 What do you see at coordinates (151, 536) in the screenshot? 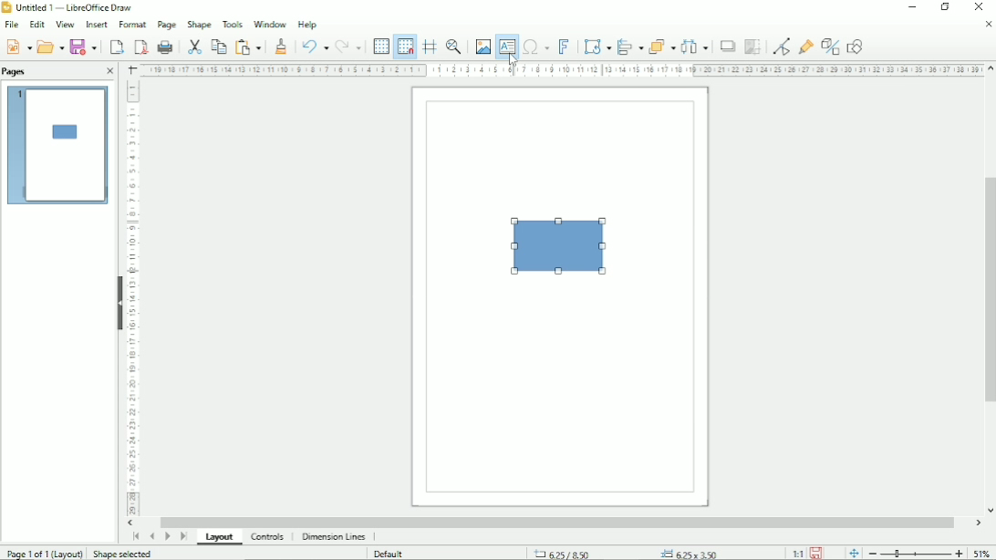
I see `Scroll to previous page` at bounding box center [151, 536].